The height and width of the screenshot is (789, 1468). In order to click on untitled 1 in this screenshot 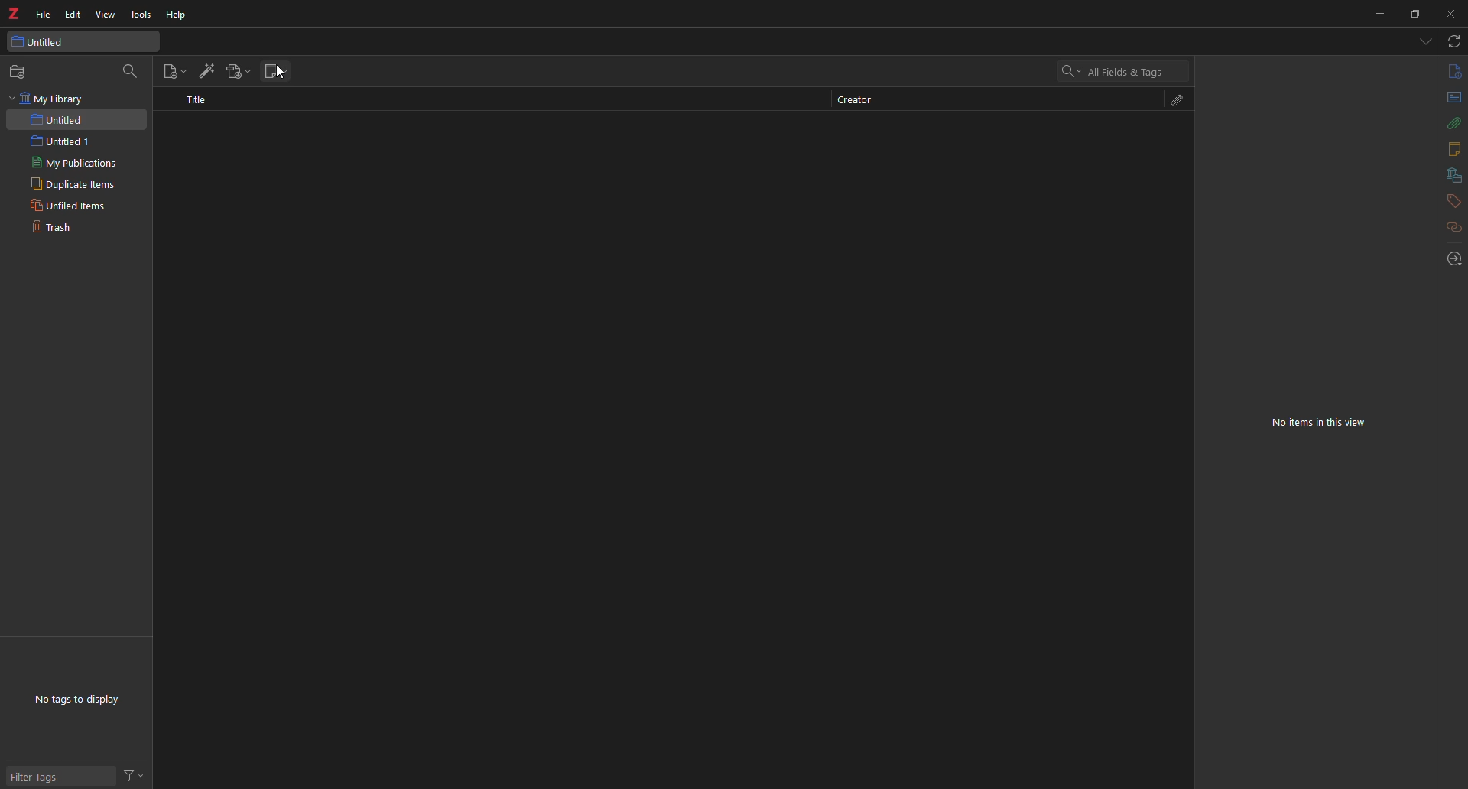, I will do `click(69, 141)`.